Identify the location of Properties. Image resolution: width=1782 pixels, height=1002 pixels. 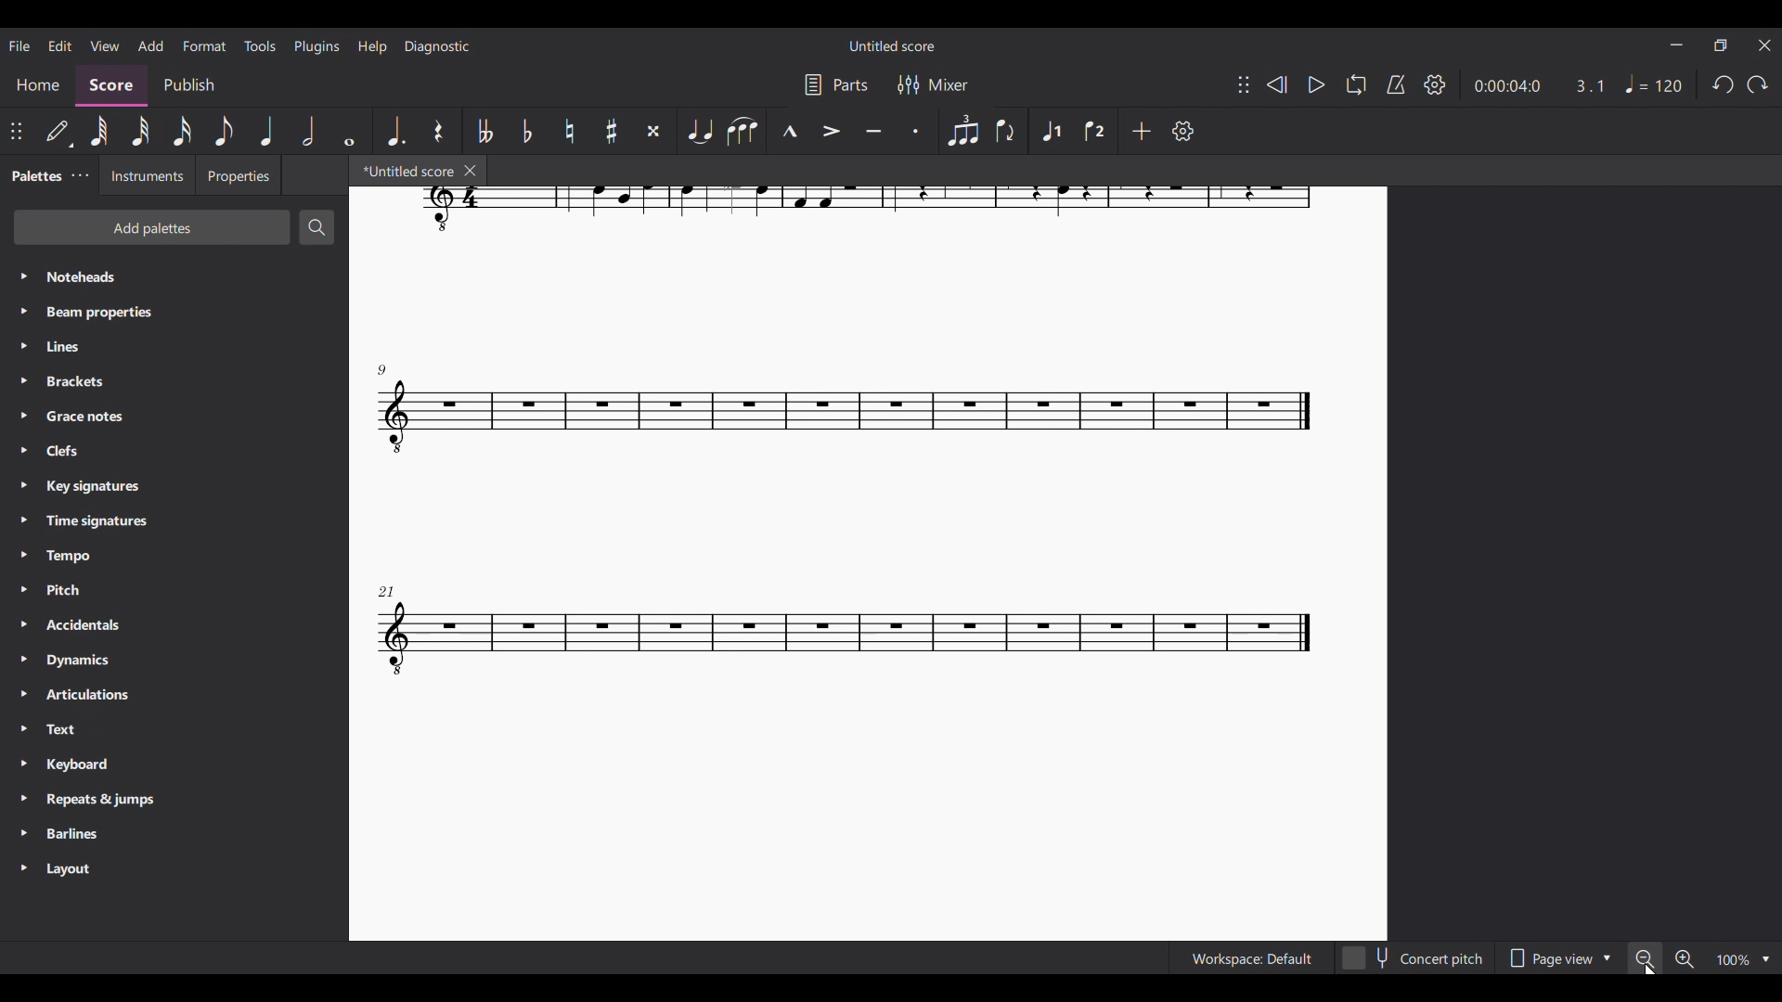
(239, 174).